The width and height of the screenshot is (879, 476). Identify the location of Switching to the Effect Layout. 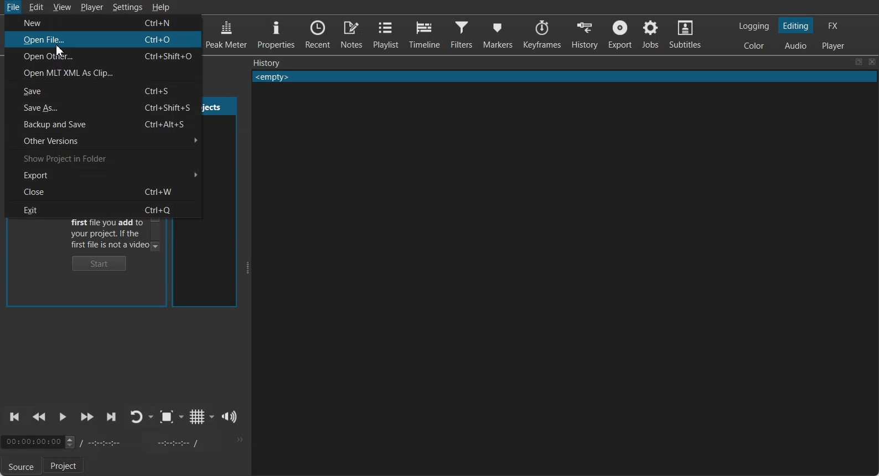
(833, 25).